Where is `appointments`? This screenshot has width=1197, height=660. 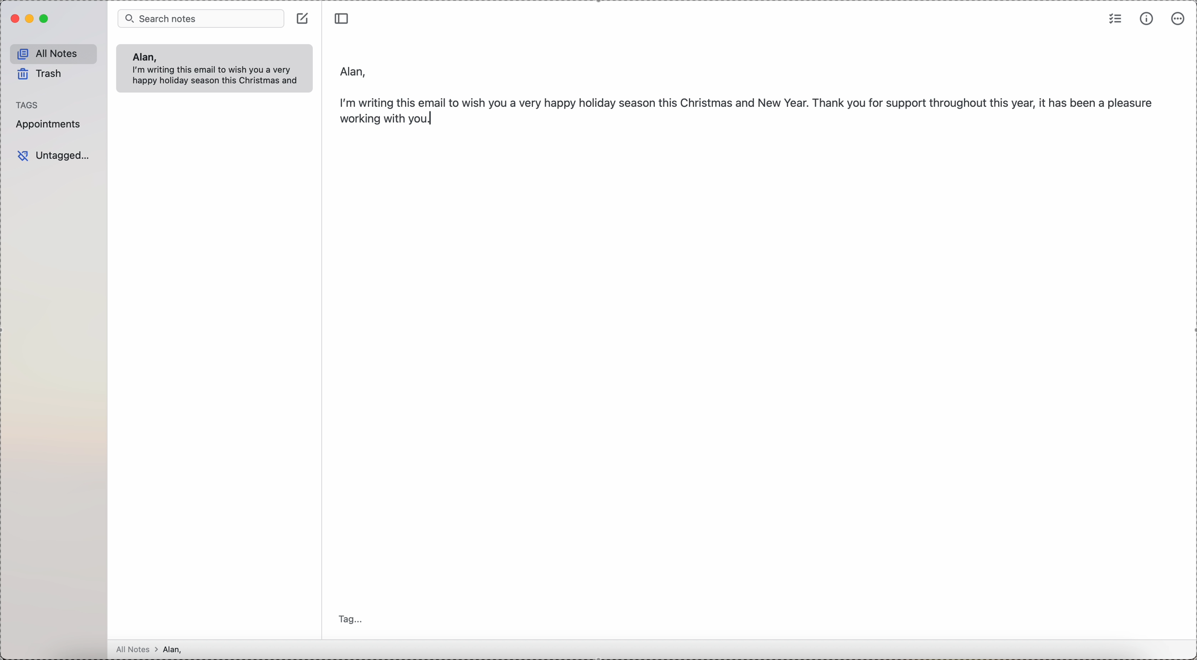
appointments is located at coordinates (50, 124).